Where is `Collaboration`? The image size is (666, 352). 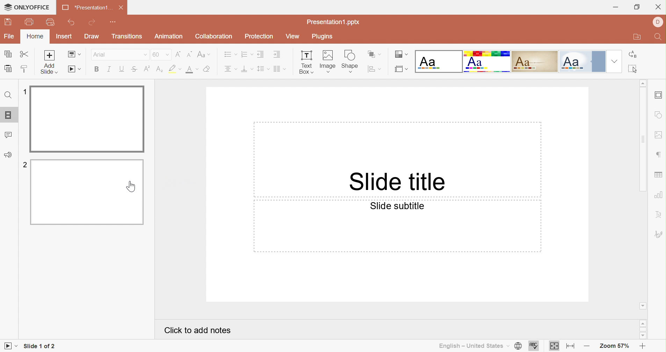 Collaboration is located at coordinates (213, 37).